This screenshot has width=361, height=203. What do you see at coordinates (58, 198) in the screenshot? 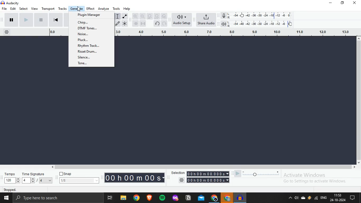
I see `Search bar` at bounding box center [58, 198].